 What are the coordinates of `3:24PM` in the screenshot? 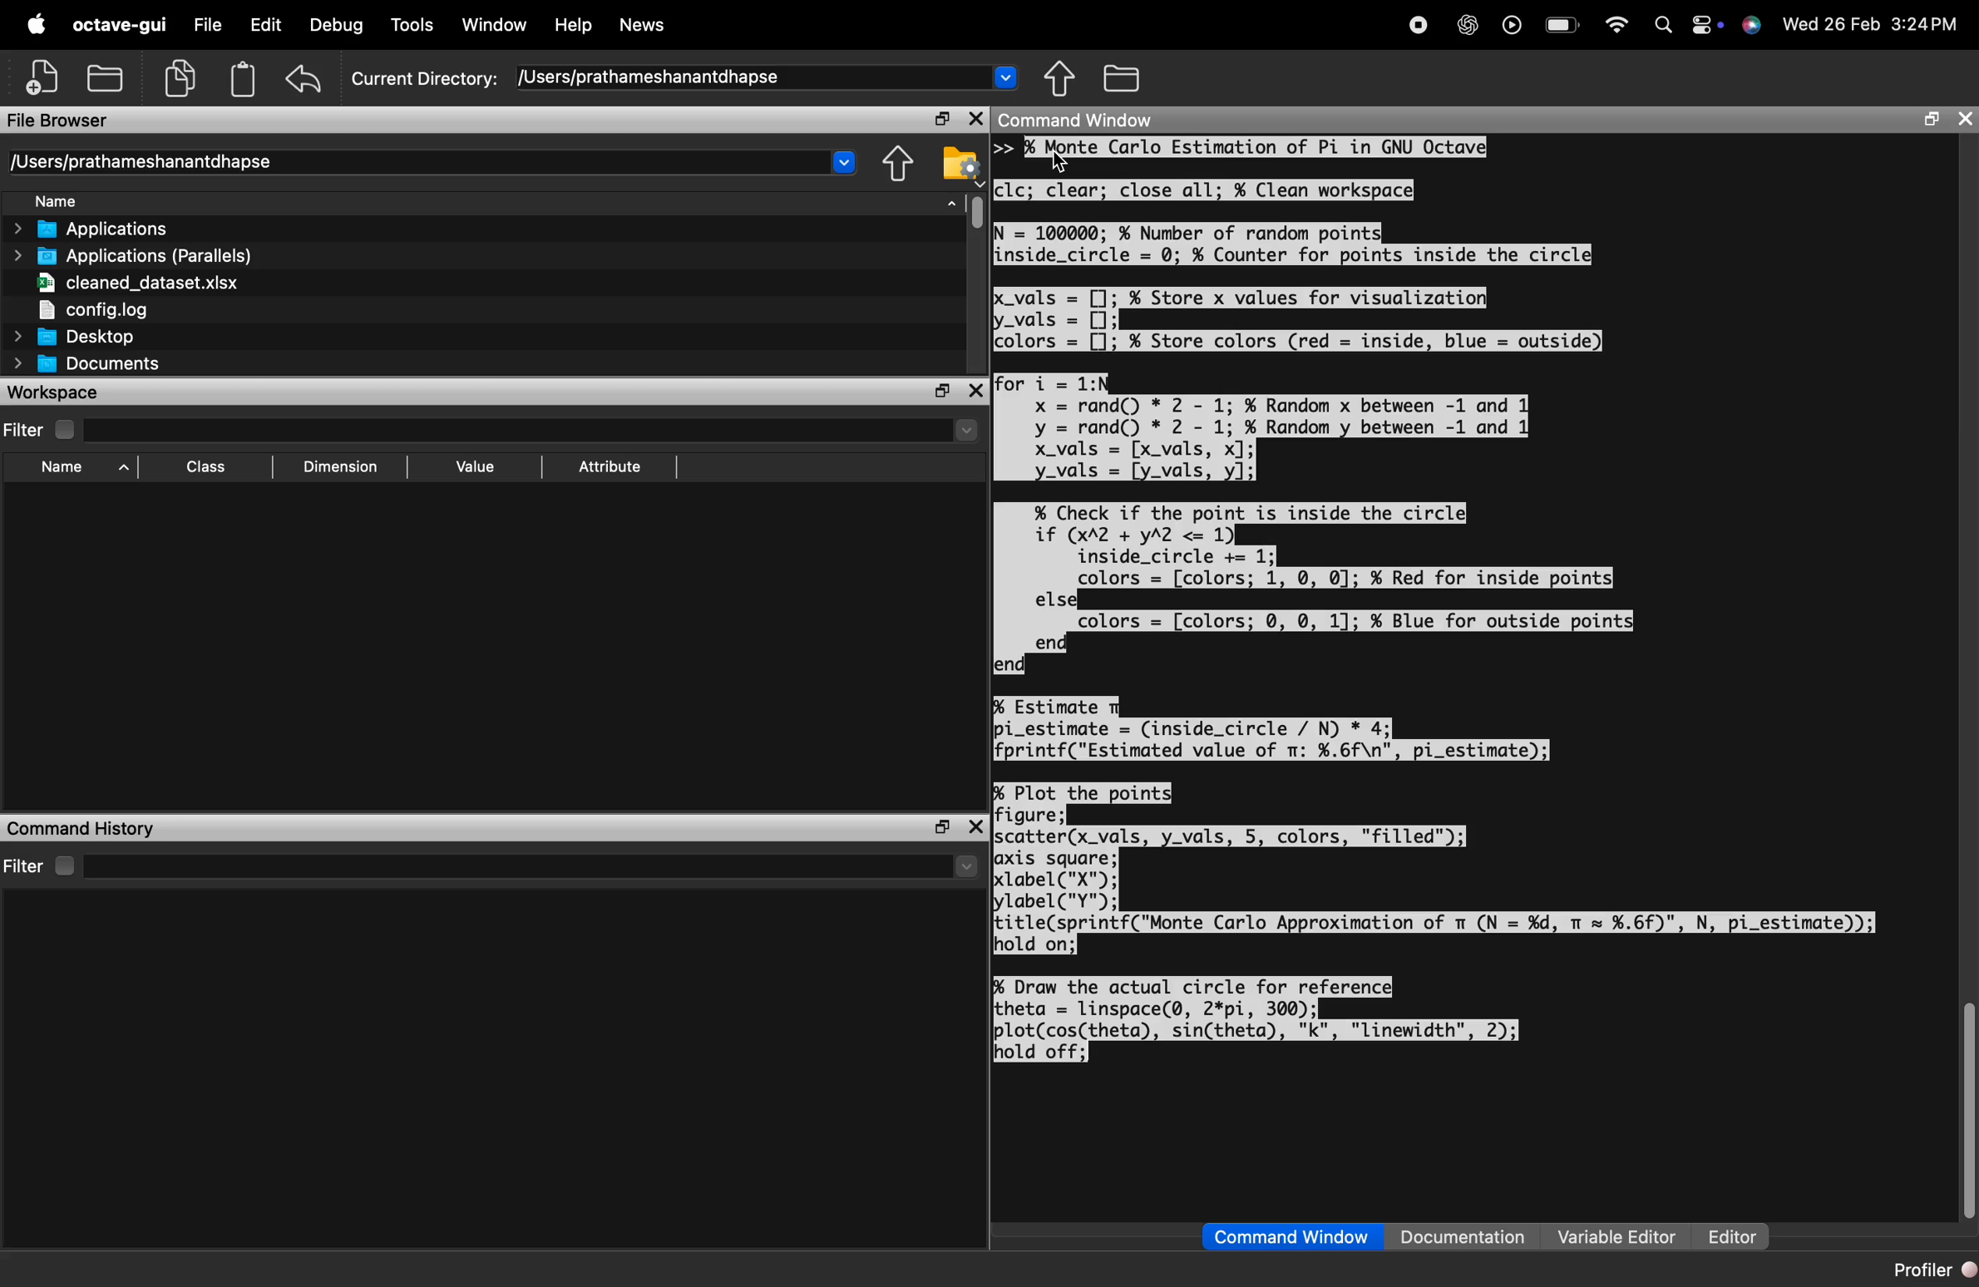 It's located at (1927, 24).